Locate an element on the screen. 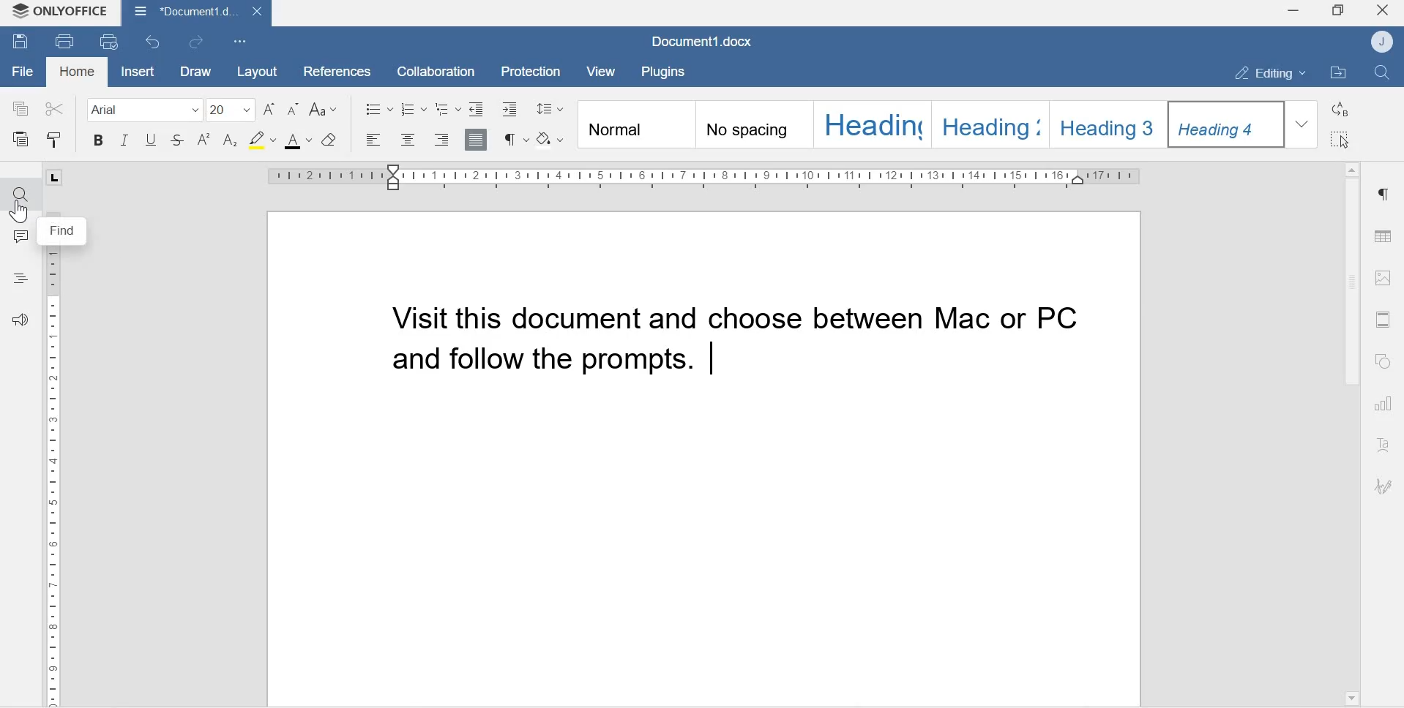 The image size is (1404, 708). Decrease indent is located at coordinates (477, 108).